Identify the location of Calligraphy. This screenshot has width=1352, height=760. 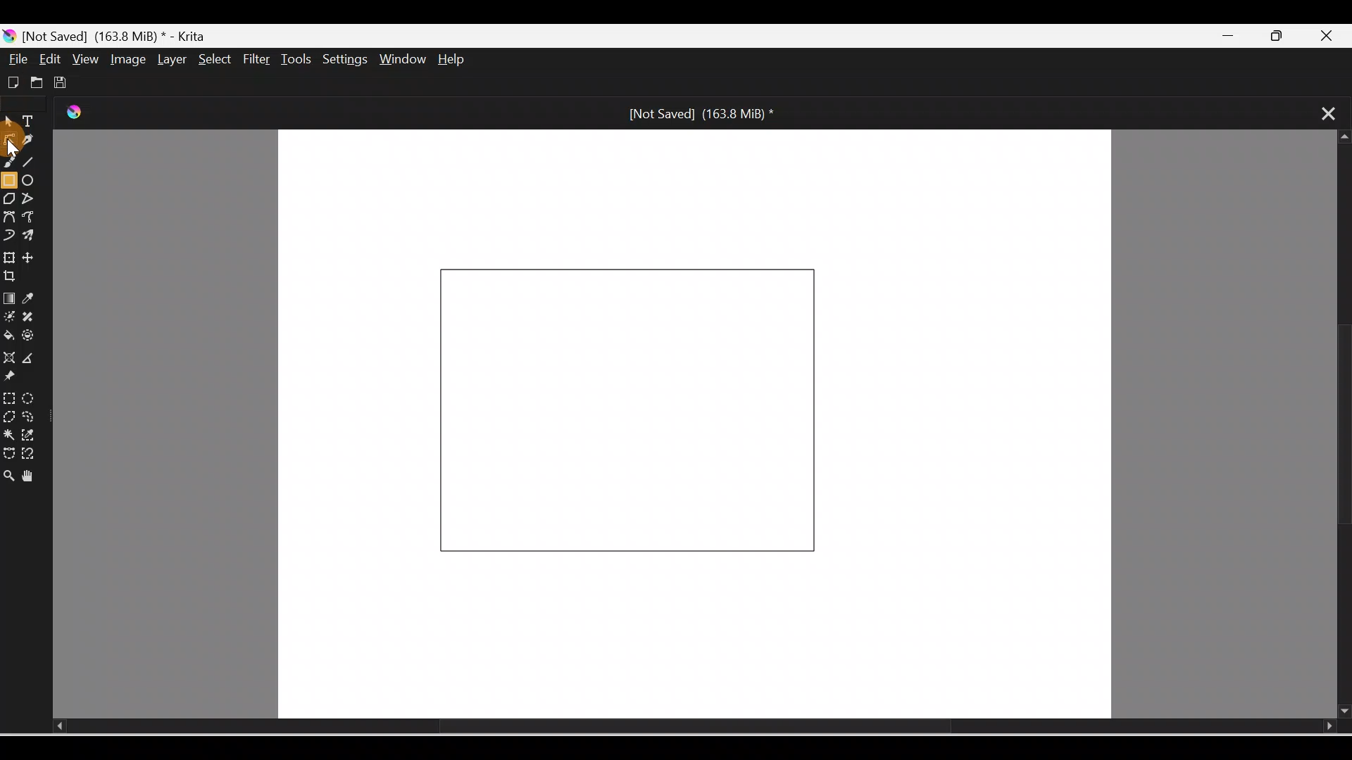
(30, 141).